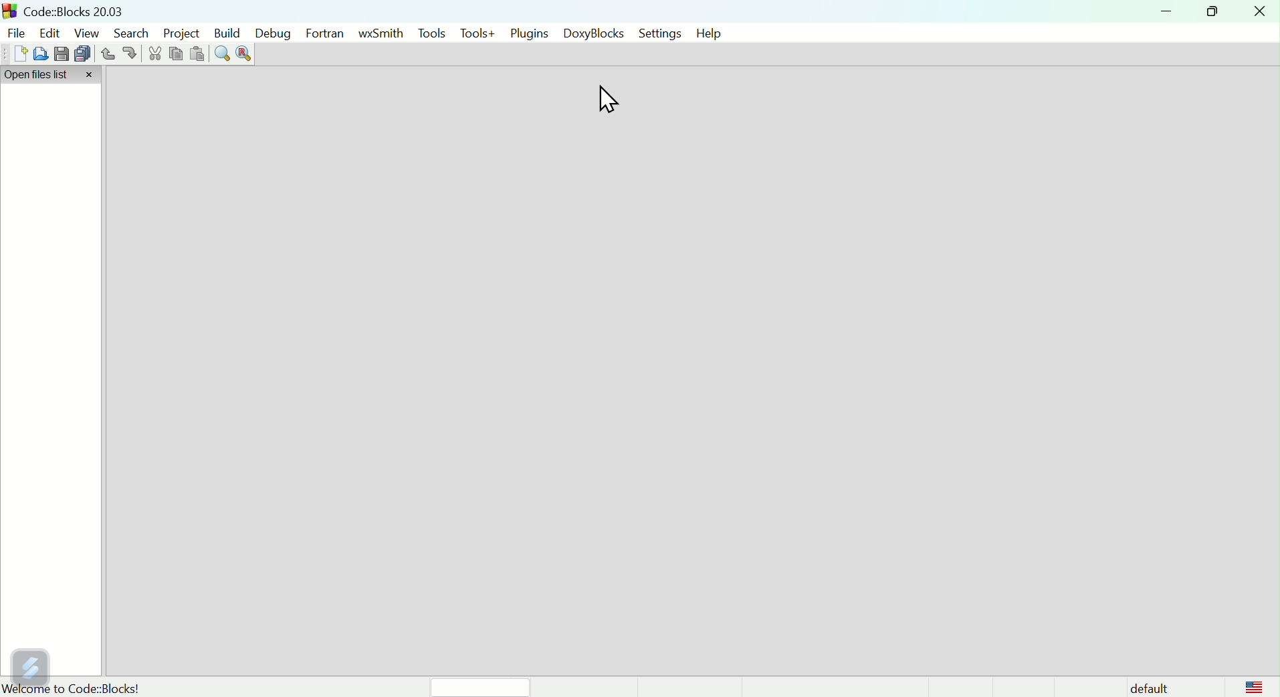 Image resolution: width=1280 pixels, height=697 pixels. What do you see at coordinates (1146, 686) in the screenshot?
I see `Default` at bounding box center [1146, 686].